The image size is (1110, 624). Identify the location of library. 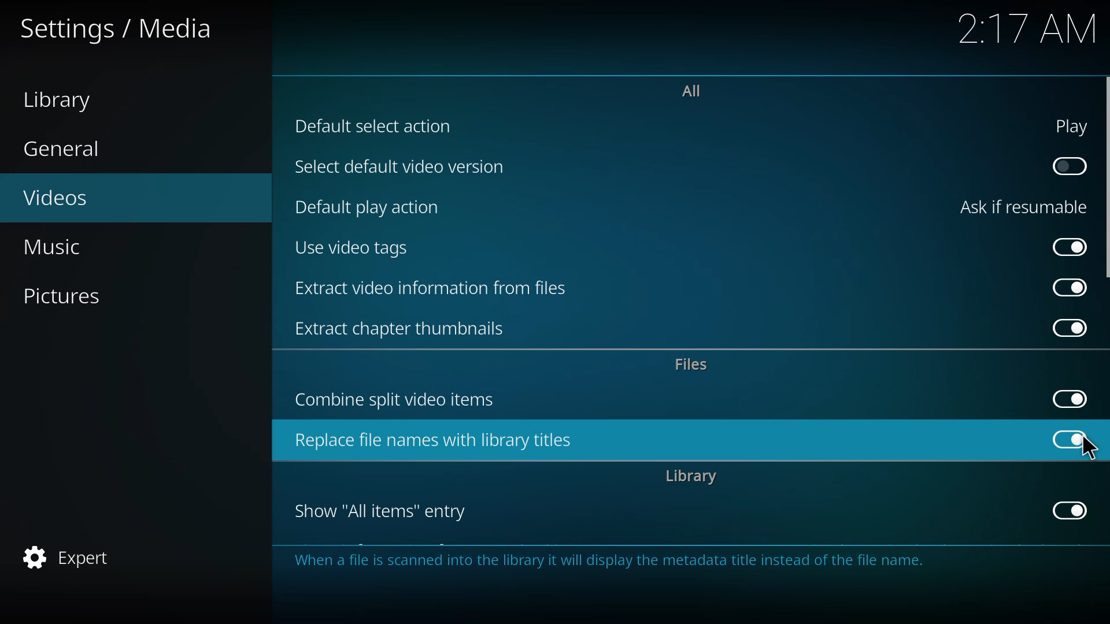
(63, 99).